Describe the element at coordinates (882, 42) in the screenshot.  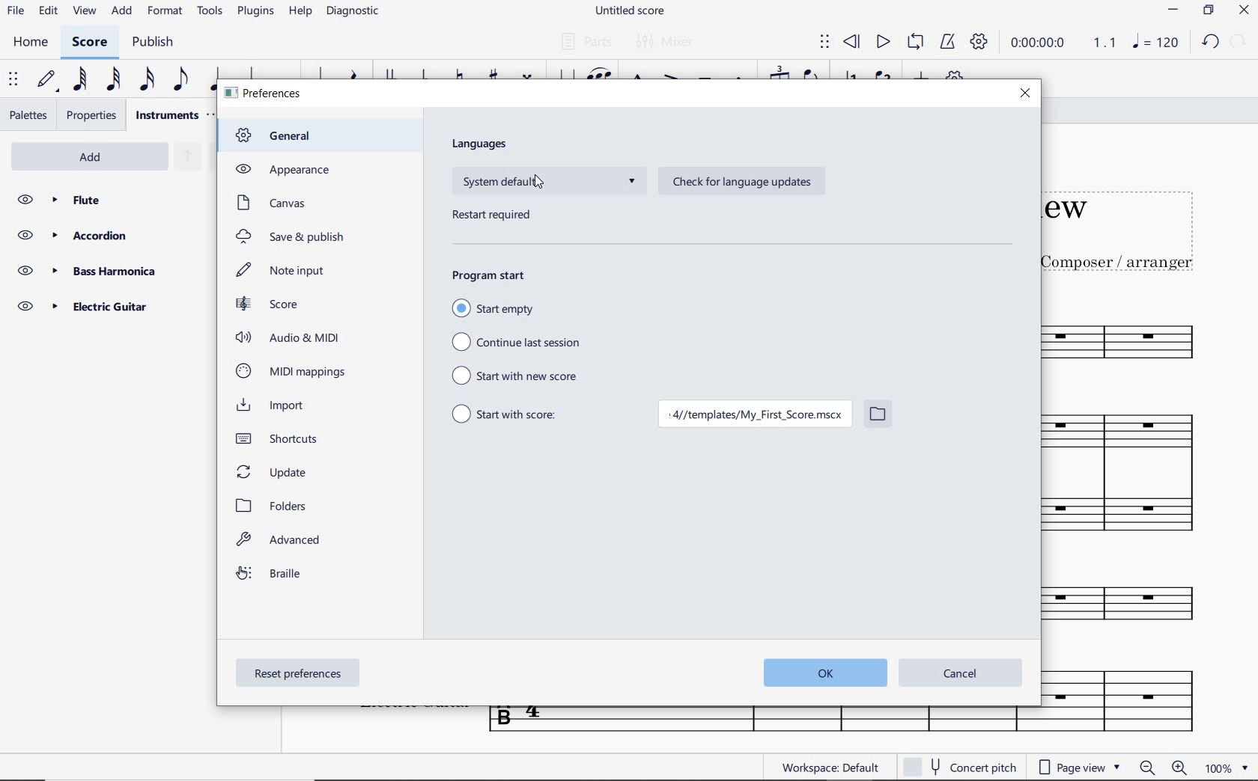
I see `play` at that location.